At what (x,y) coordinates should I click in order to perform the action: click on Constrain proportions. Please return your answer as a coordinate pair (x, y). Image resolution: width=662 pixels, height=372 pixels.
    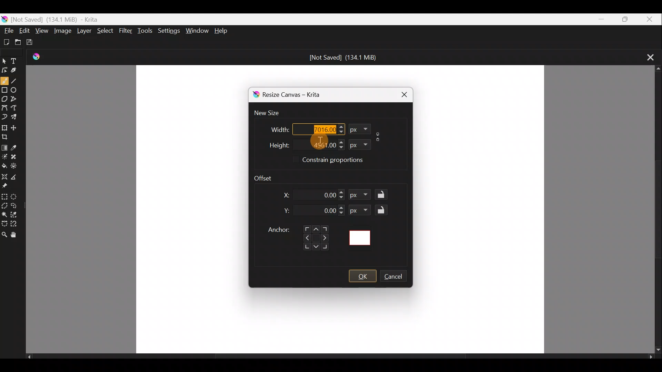
    Looking at the image, I should click on (379, 135).